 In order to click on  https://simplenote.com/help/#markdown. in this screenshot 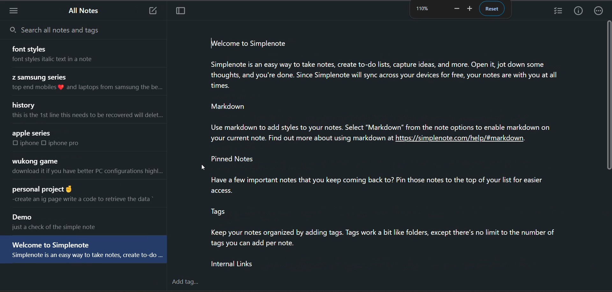, I will do `click(464, 140)`.